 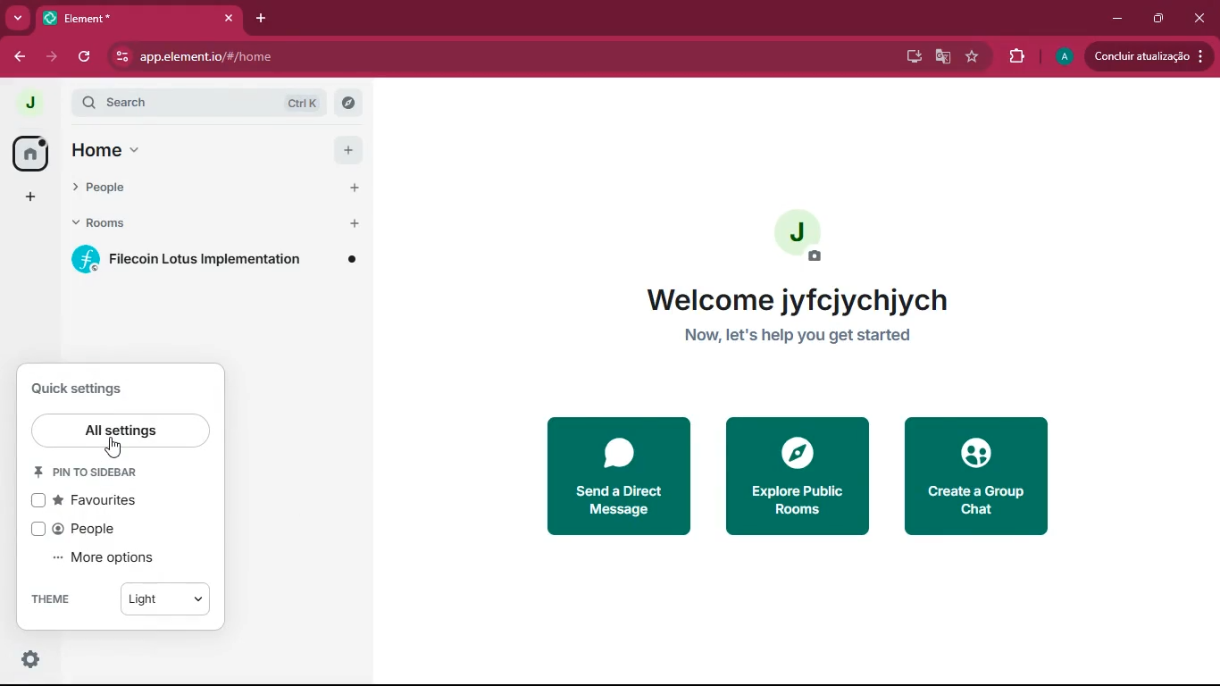 What do you see at coordinates (19, 17) in the screenshot?
I see `more` at bounding box center [19, 17].